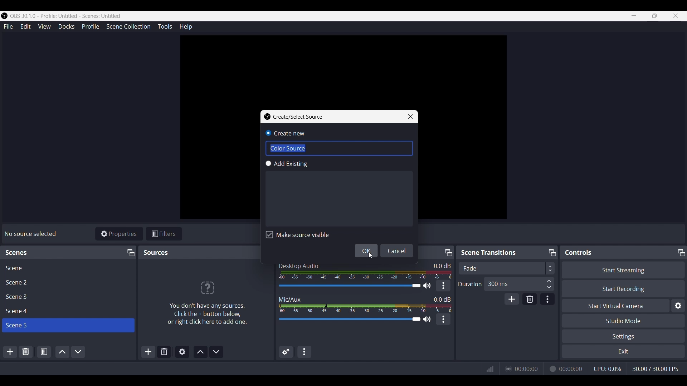 The width and height of the screenshot is (687, 386). I want to click on Scene File, so click(67, 311).